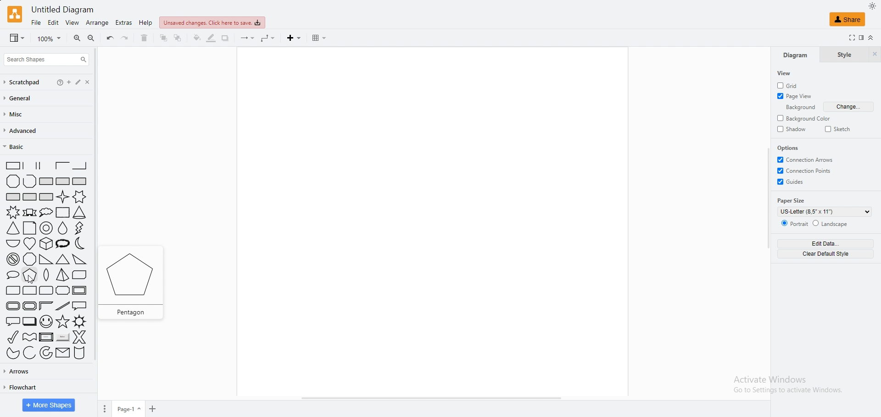 Image resolution: width=881 pixels, height=417 pixels. What do you see at coordinates (29, 306) in the screenshot?
I see `plaque frame` at bounding box center [29, 306].